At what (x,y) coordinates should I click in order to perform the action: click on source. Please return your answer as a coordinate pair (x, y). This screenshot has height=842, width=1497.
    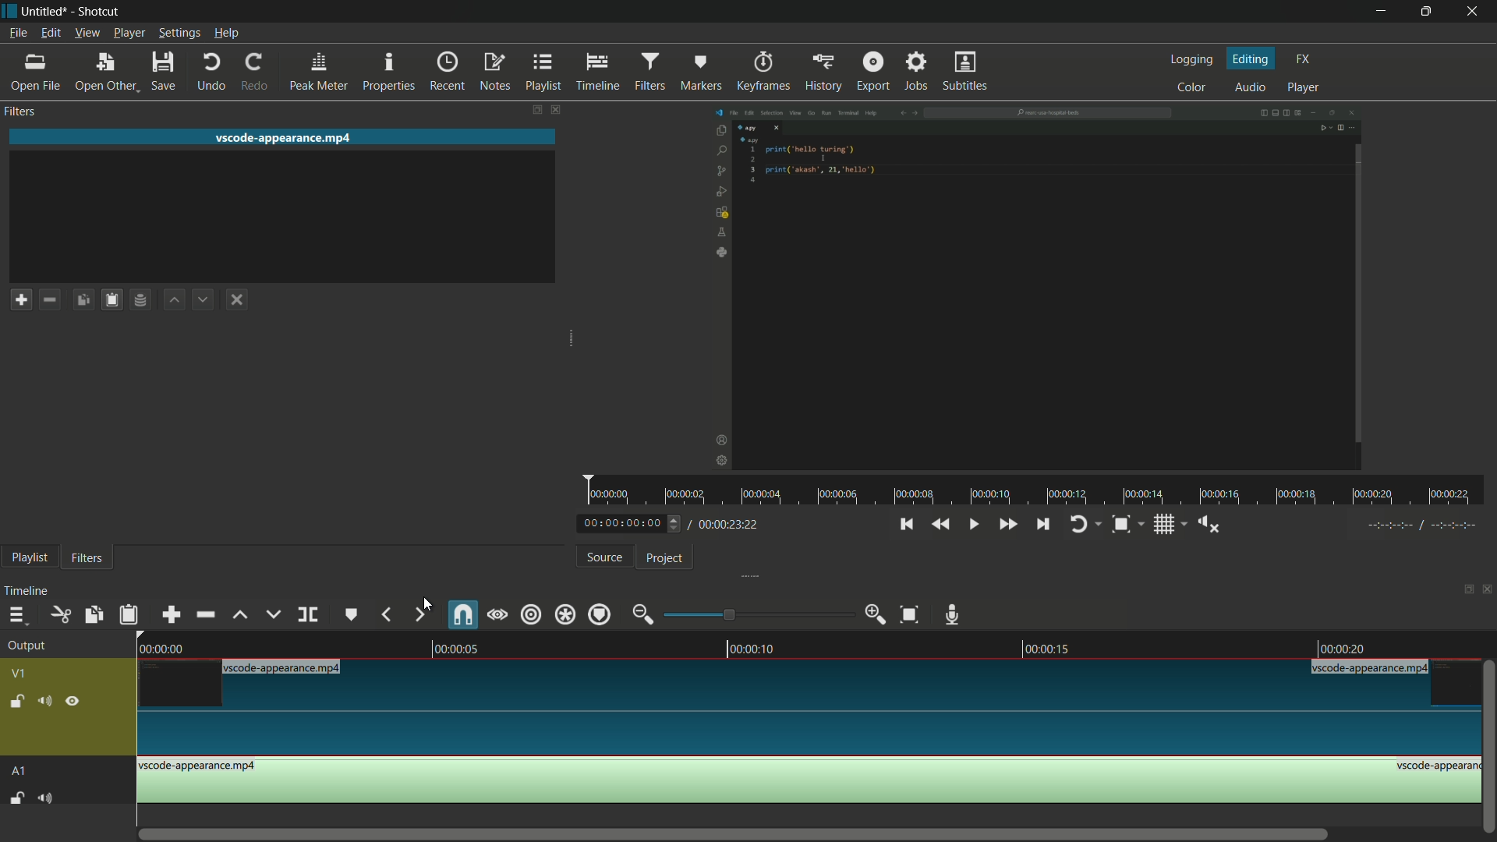
    Looking at the image, I should click on (605, 557).